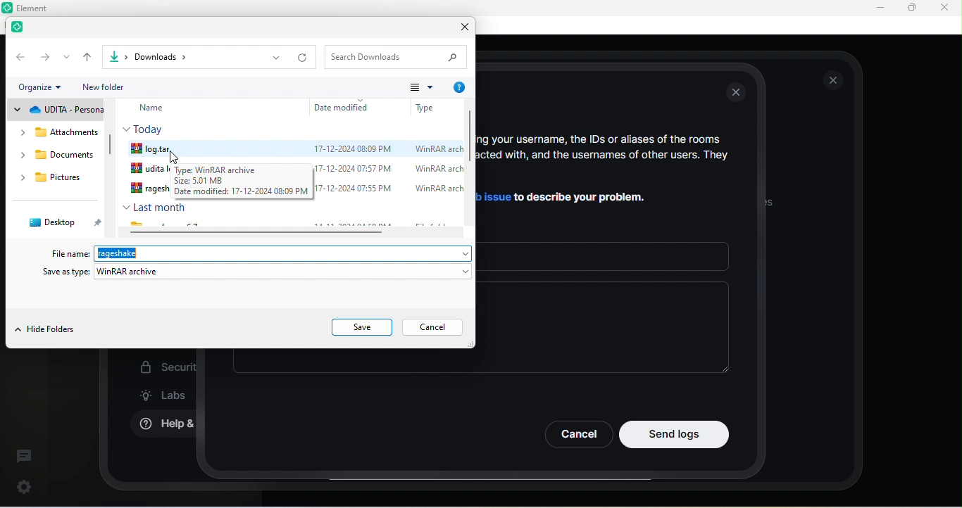  I want to click on Send Logs, so click(675, 434).